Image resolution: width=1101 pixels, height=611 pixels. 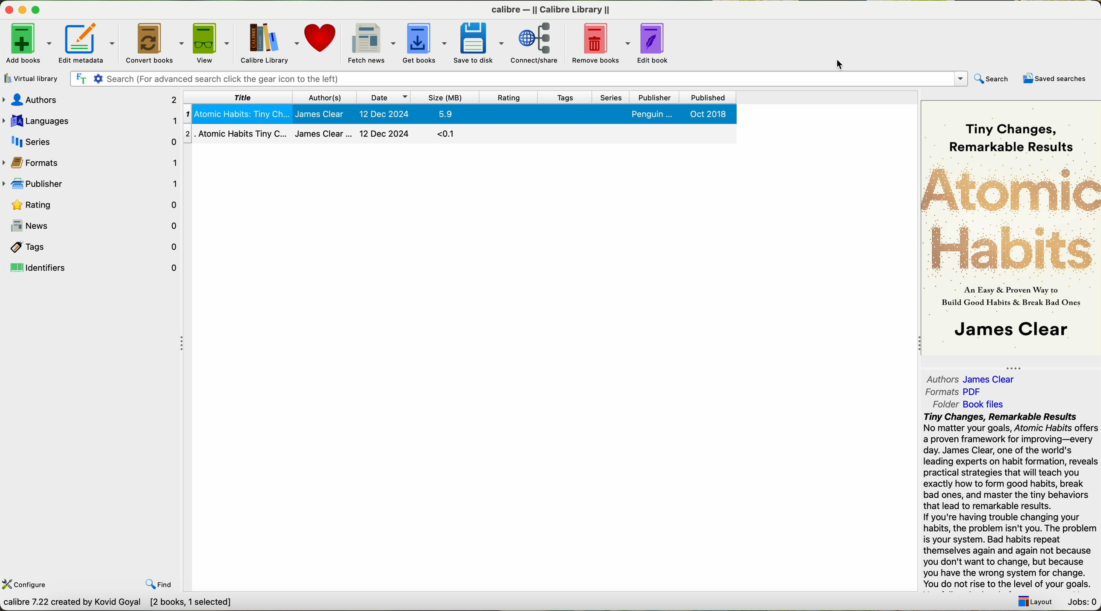 I want to click on convert books, so click(x=153, y=44).